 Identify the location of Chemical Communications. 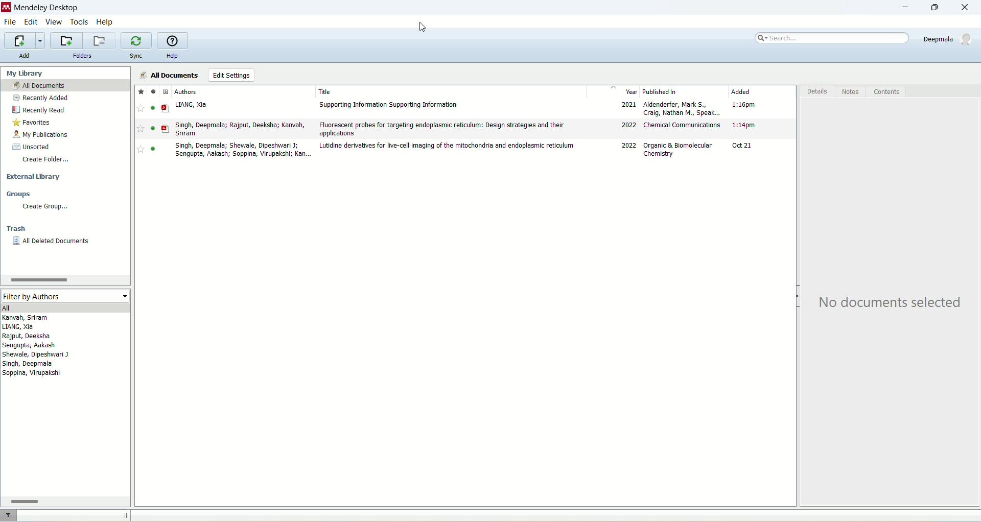
(682, 125).